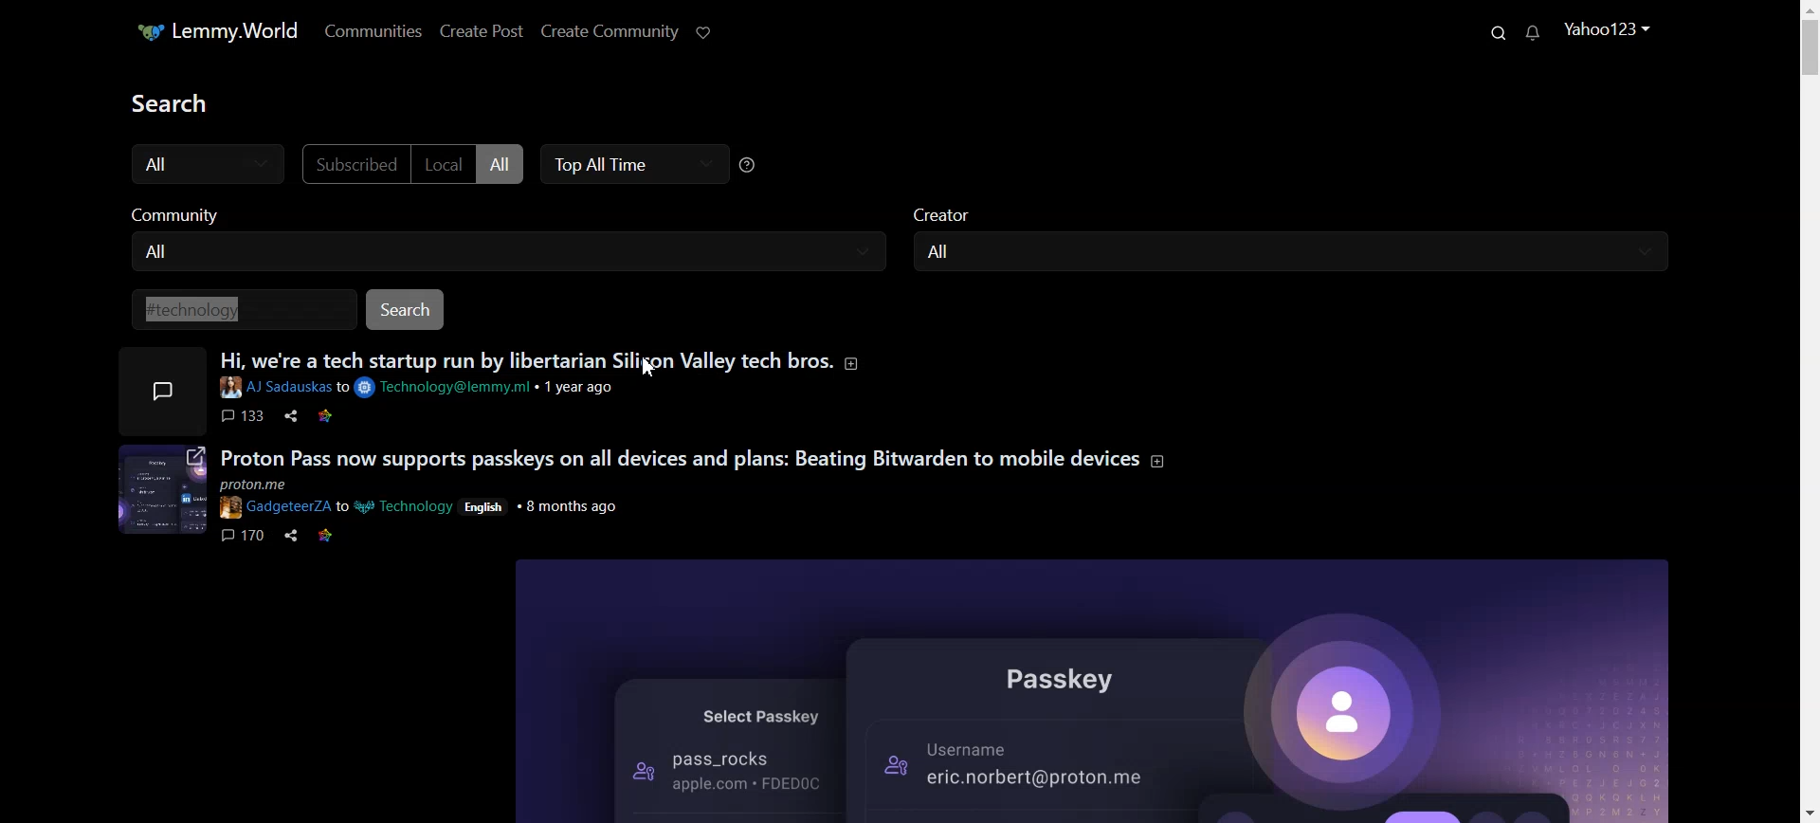 The width and height of the screenshot is (1820, 823). Describe the element at coordinates (275, 390) in the screenshot. I see `aj sadauskas` at that location.